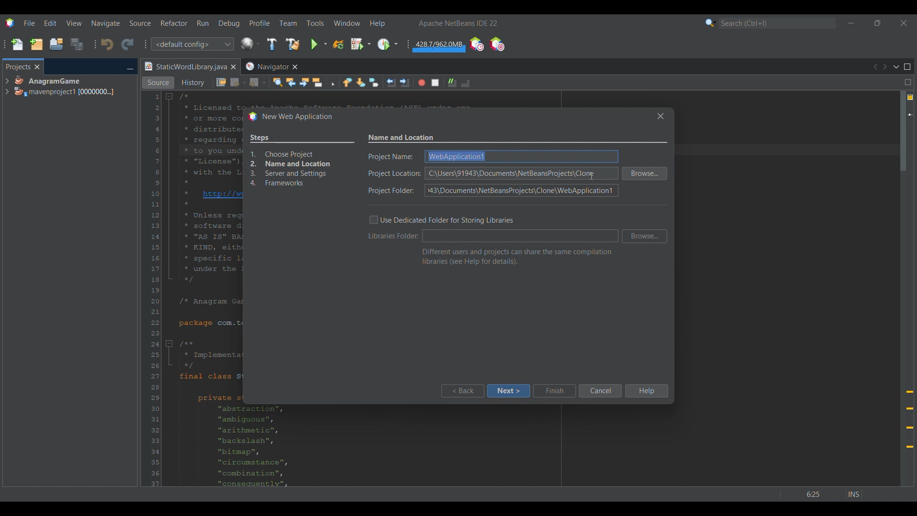 Image resolution: width=917 pixels, height=516 pixels. I want to click on Split window horizontally or vertically, so click(907, 82).